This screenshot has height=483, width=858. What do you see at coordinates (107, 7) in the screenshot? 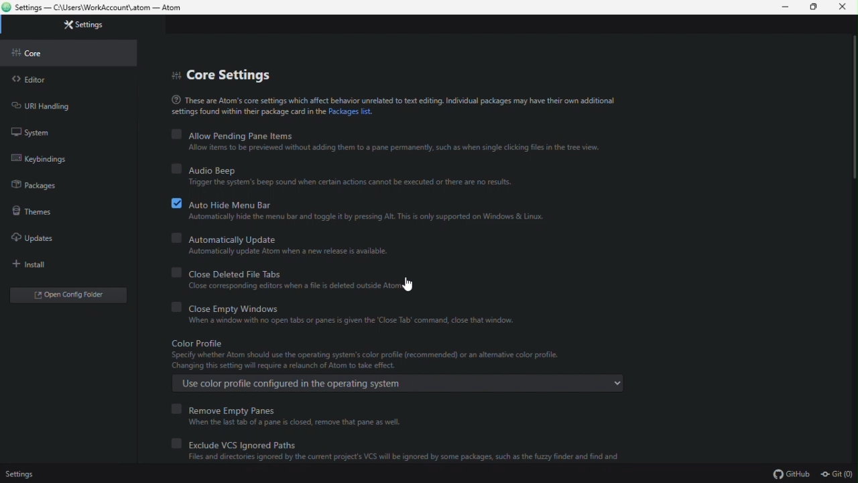
I see `Settings - C:\users\work\account\atom - Atom` at bounding box center [107, 7].